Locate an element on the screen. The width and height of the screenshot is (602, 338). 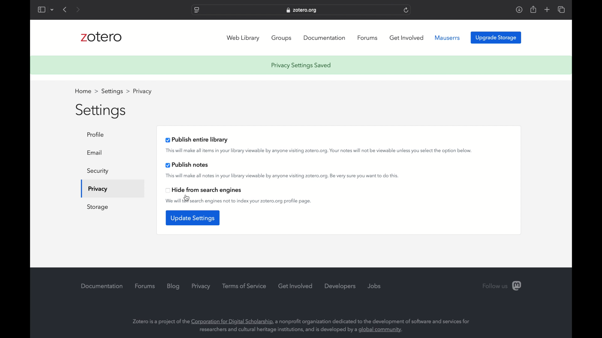
documentation is located at coordinates (103, 285).